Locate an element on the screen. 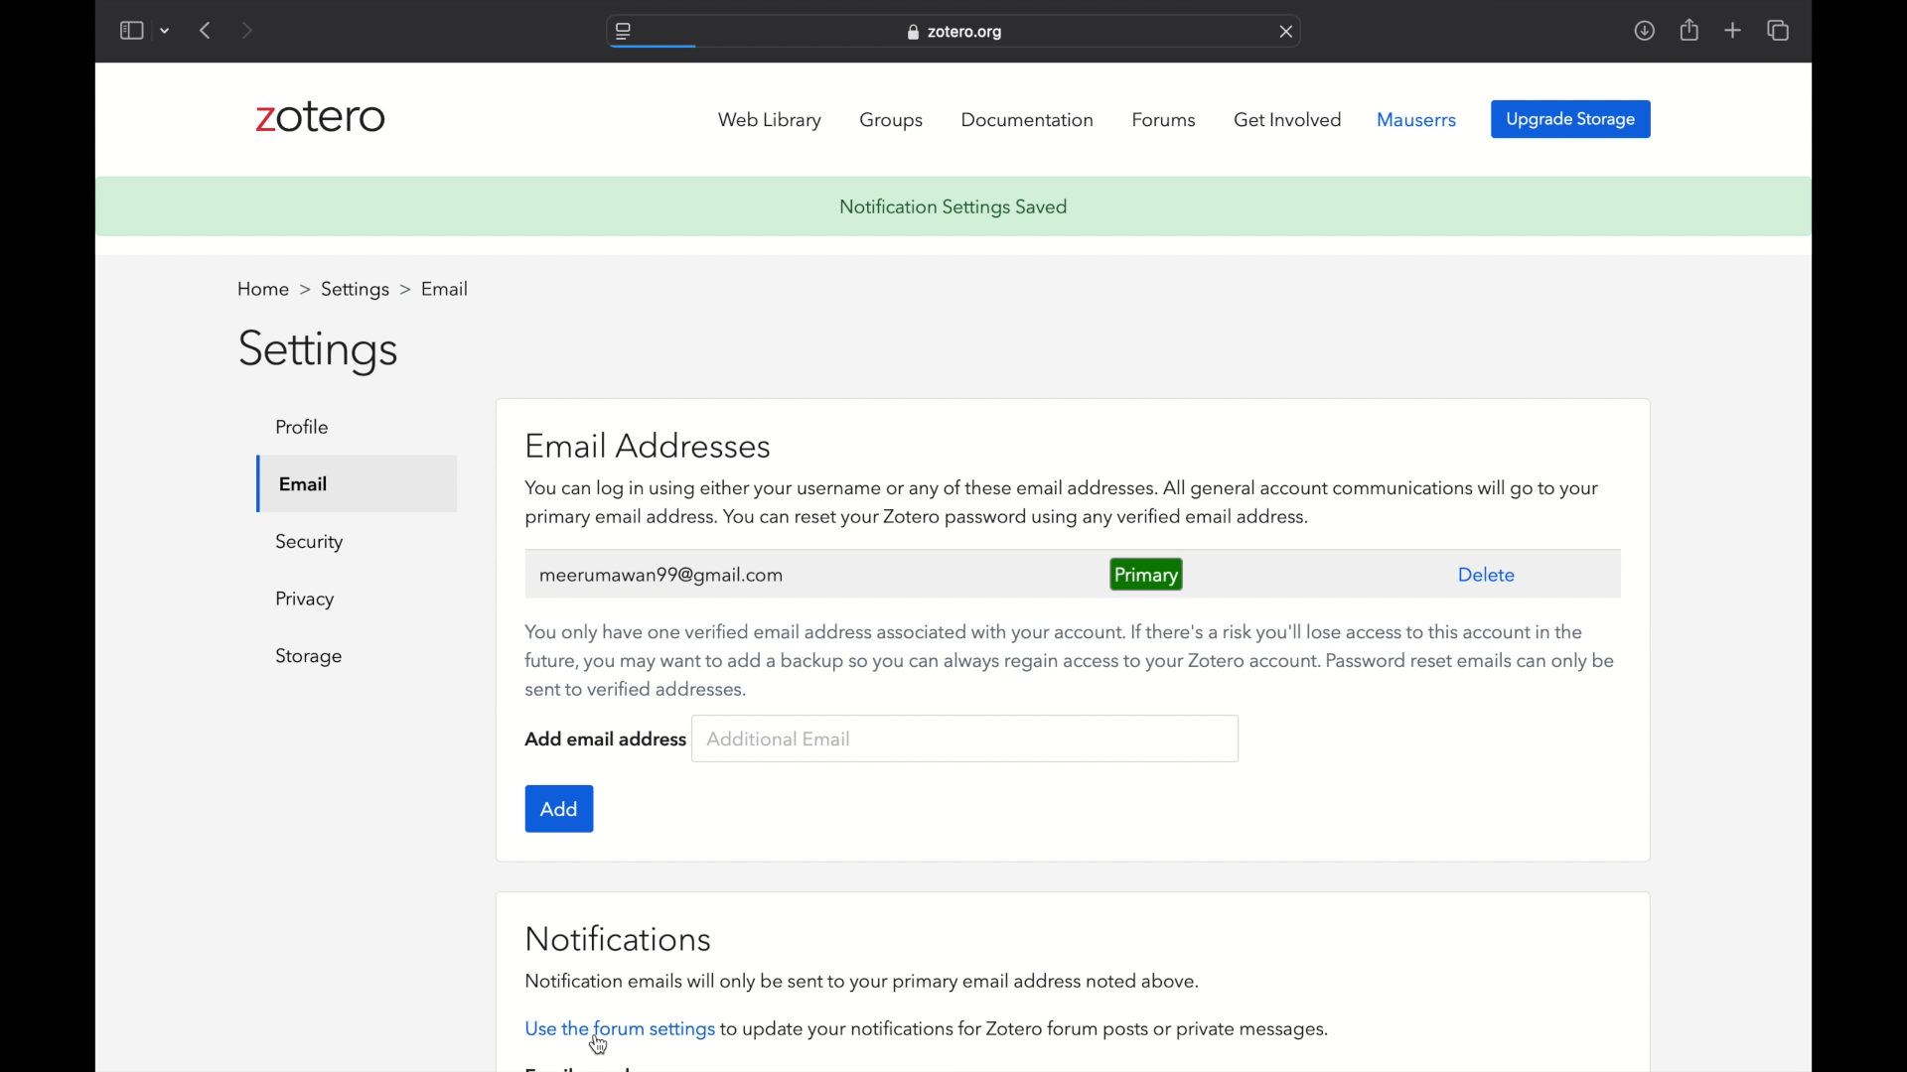  documentation is located at coordinates (1027, 119).